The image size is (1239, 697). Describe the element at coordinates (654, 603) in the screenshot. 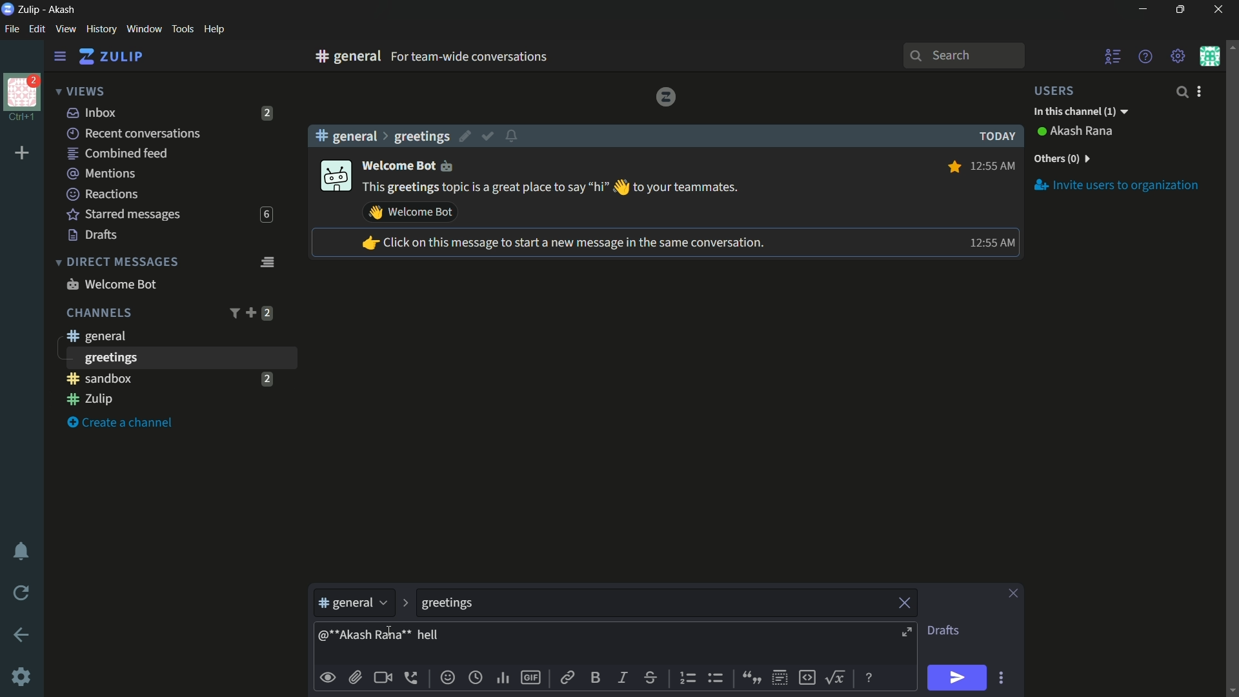

I see `topic` at that location.